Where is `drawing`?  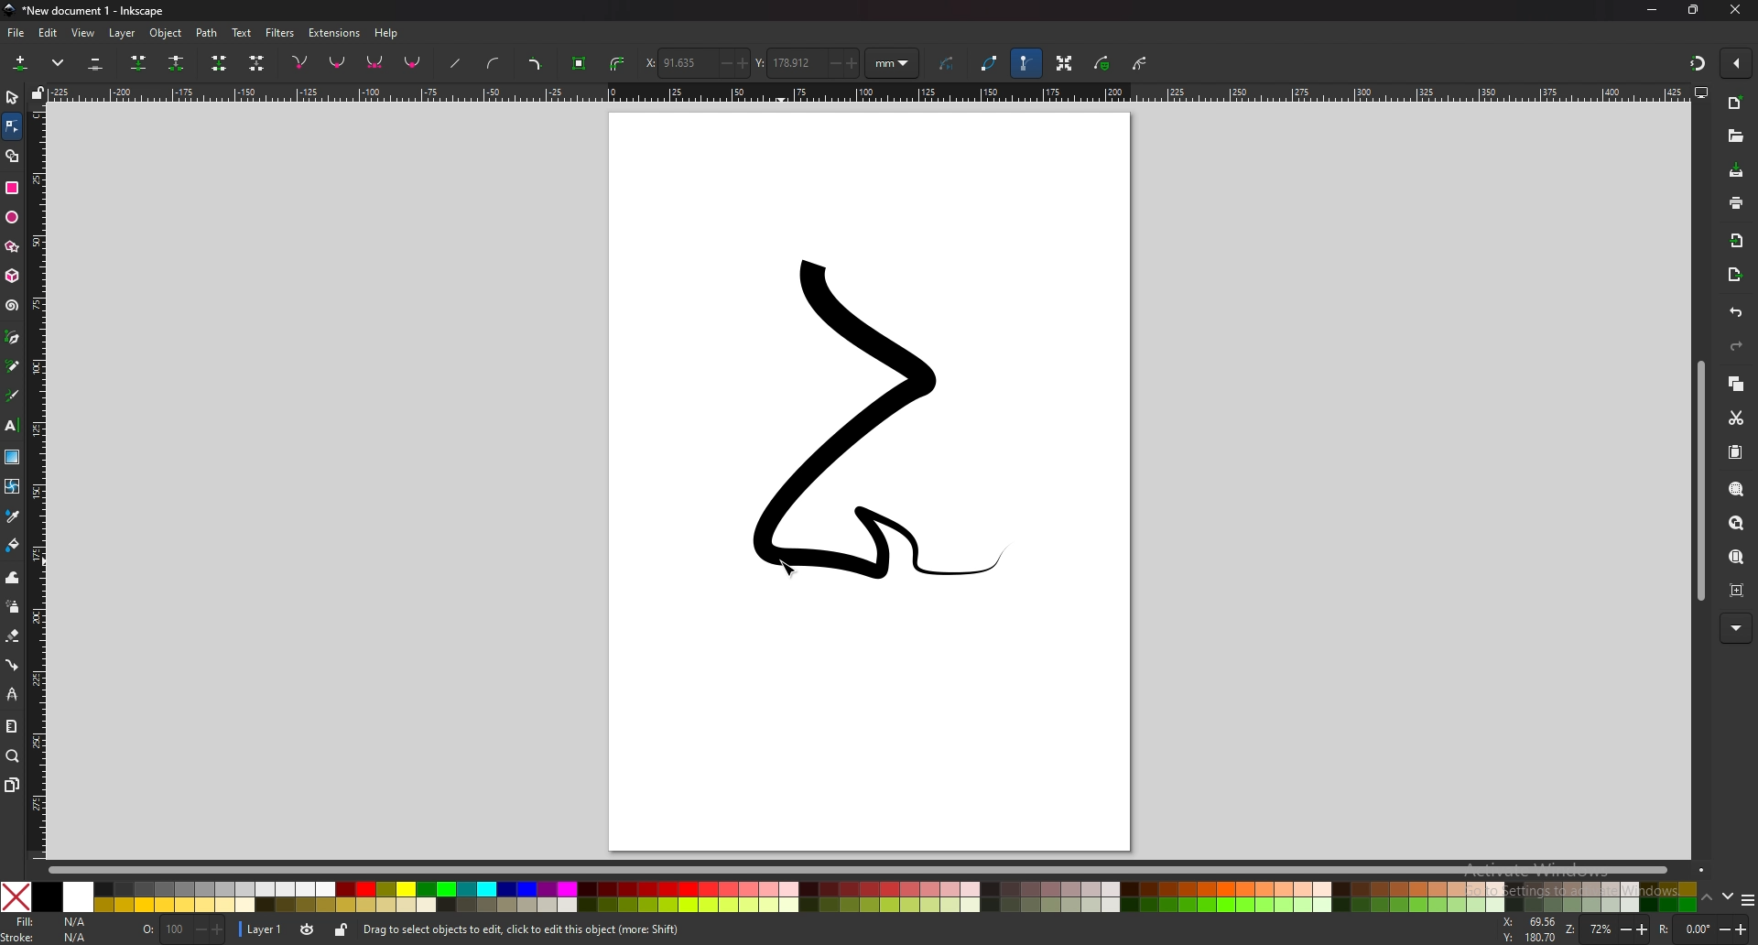
drawing is located at coordinates (860, 422).